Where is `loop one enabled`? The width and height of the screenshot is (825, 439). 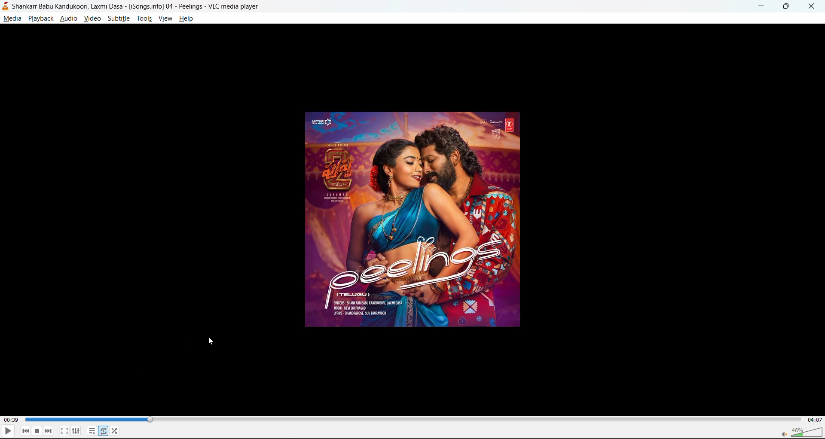
loop one enabled is located at coordinates (103, 430).